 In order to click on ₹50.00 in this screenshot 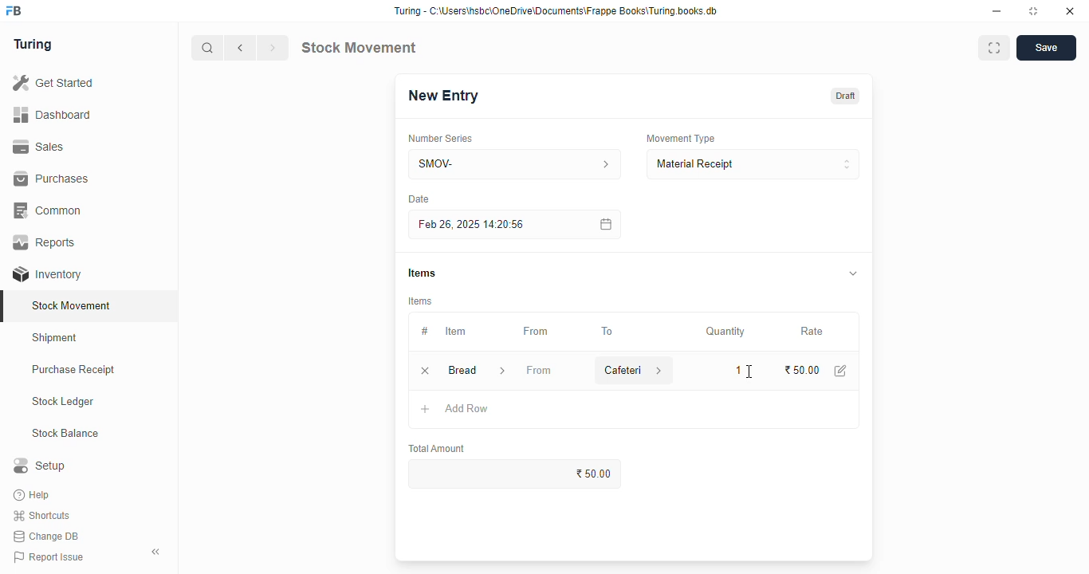, I will do `click(516, 474)`.